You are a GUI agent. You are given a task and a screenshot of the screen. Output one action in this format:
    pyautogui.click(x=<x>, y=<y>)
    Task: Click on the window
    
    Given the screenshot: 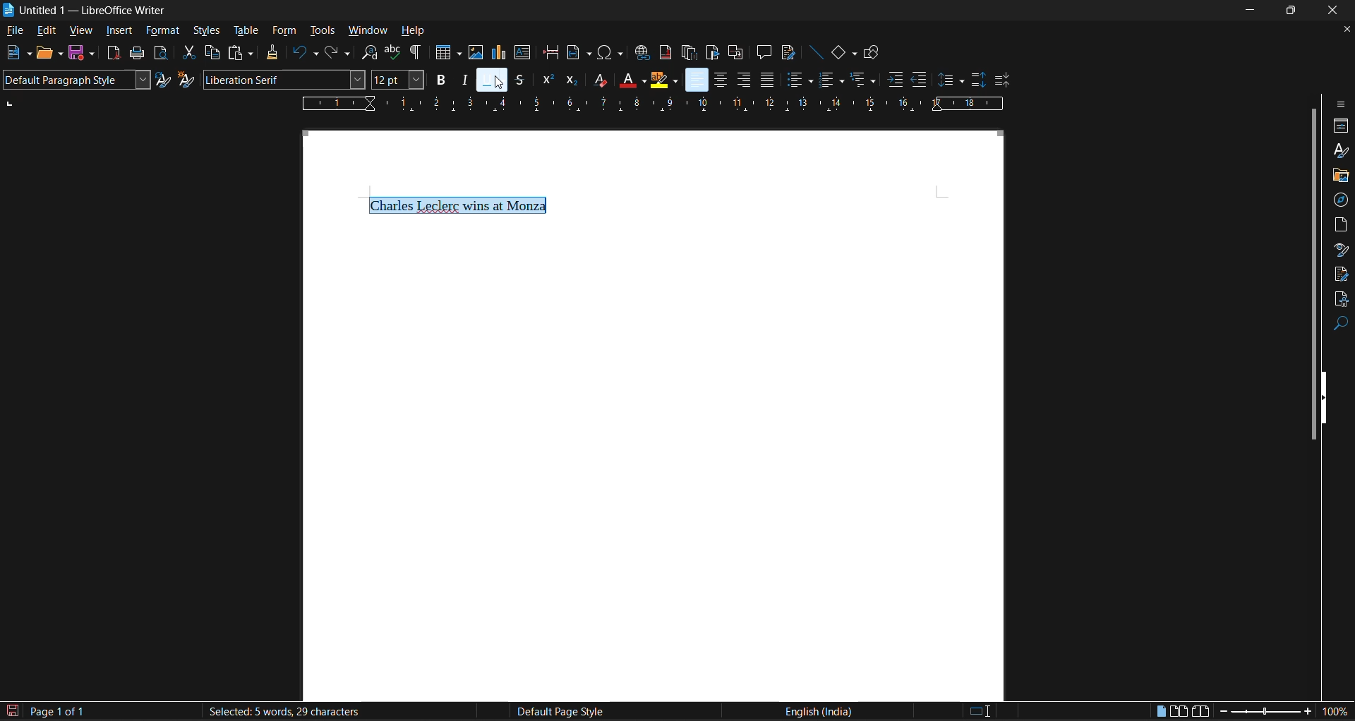 What is the action you would take?
    pyautogui.click(x=366, y=30)
    